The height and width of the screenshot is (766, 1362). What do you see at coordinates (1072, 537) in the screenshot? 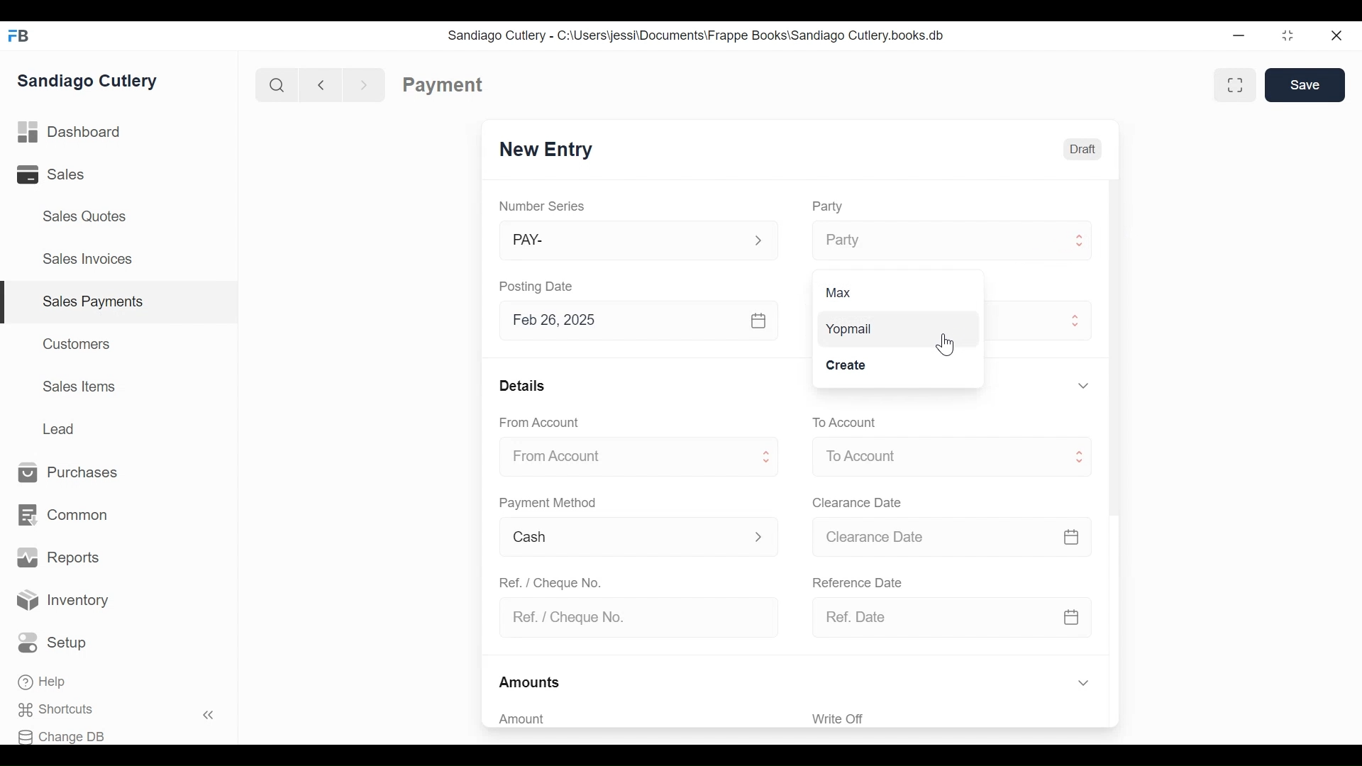
I see `Calendar` at bounding box center [1072, 537].